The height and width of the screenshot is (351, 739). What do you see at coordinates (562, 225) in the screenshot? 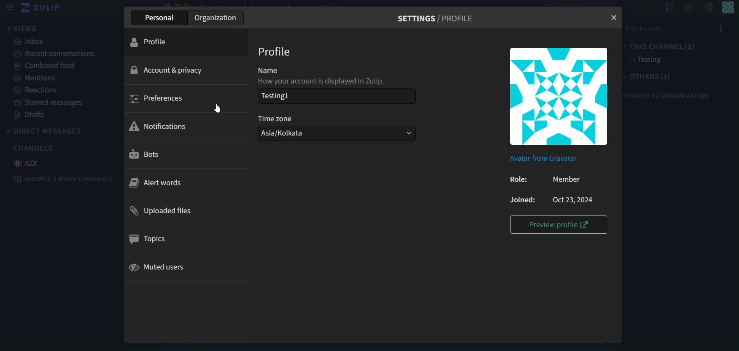
I see `preview profile` at bounding box center [562, 225].